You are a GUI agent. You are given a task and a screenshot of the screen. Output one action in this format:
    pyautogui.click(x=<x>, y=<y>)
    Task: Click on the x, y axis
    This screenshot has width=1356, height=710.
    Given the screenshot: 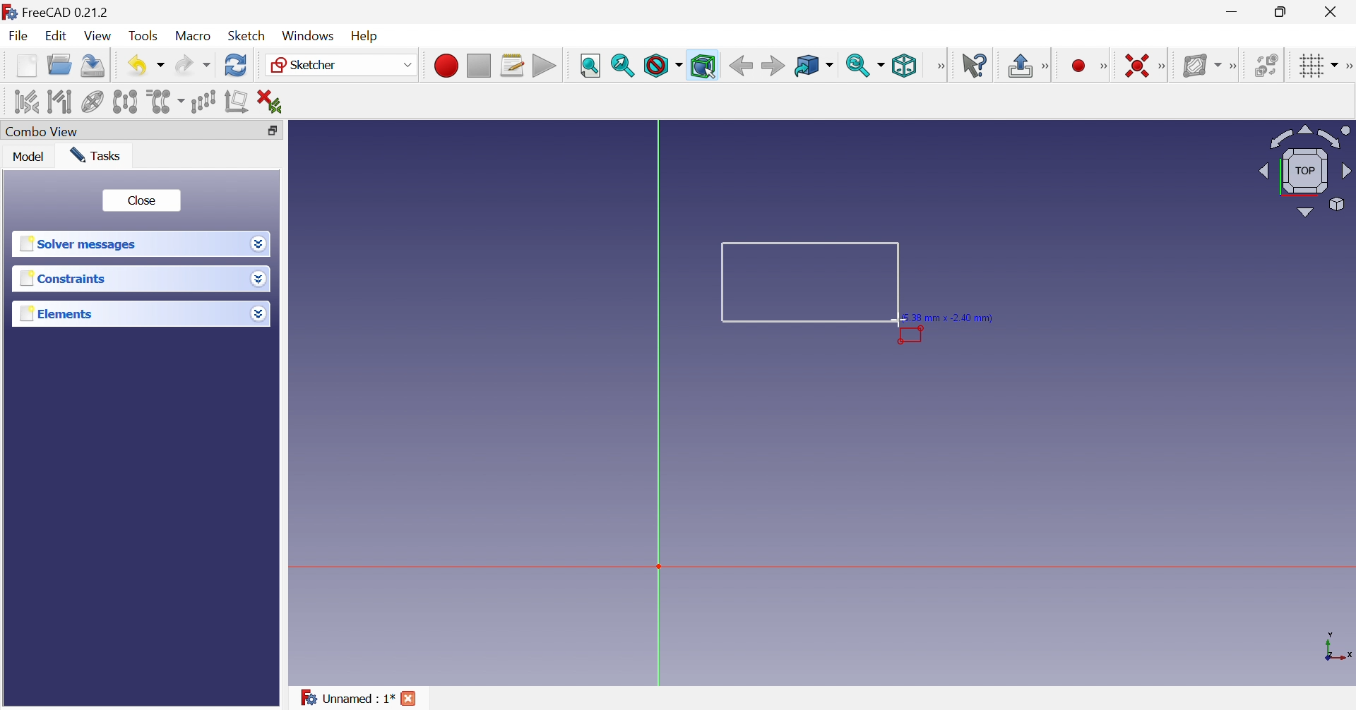 What is the action you would take?
    pyautogui.click(x=1336, y=646)
    